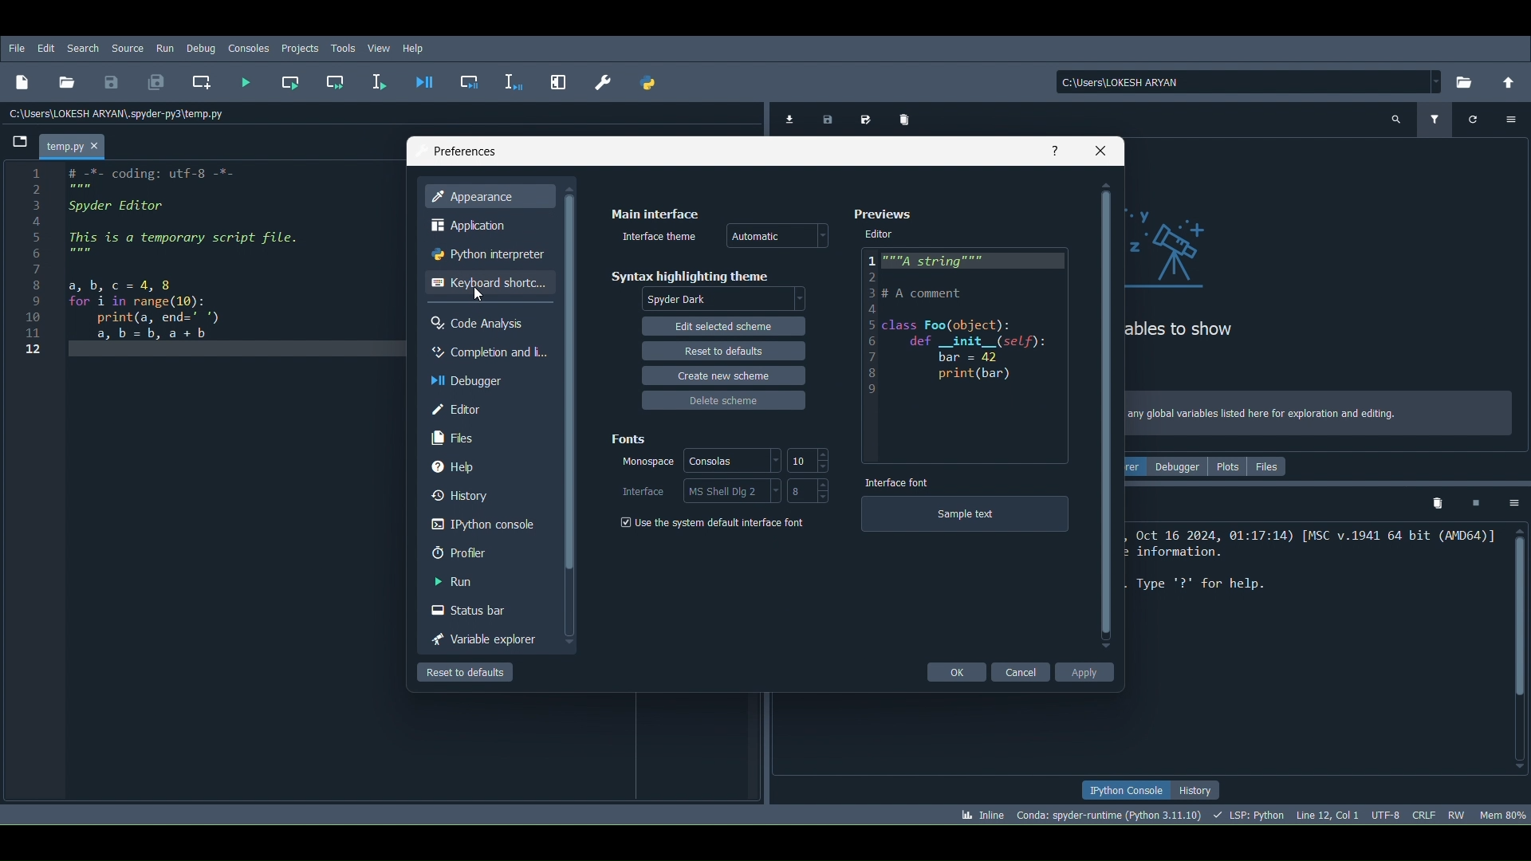  I want to click on Open file (Ctrl + O), so click(68, 80).